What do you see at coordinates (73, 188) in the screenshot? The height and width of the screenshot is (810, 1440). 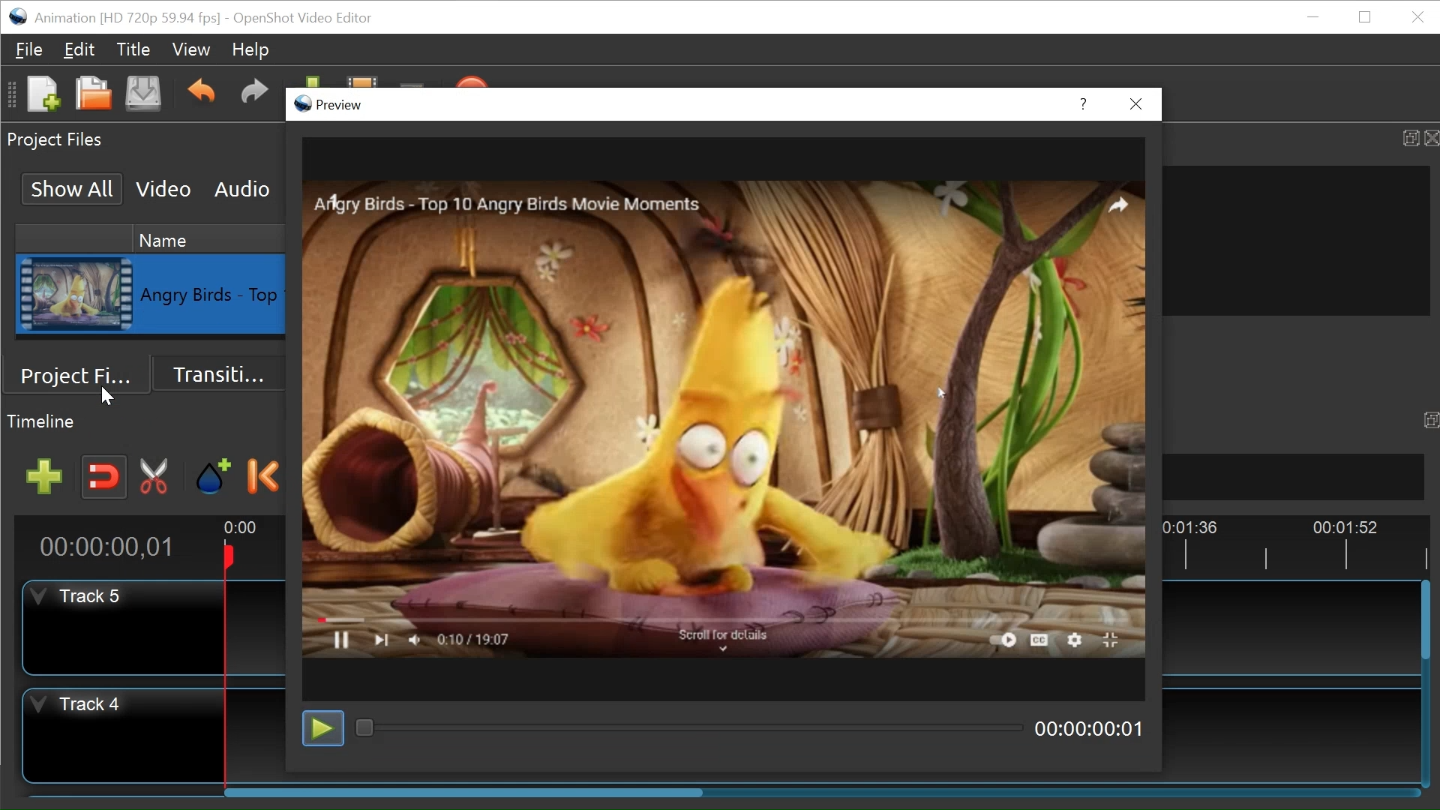 I see `Show All` at bounding box center [73, 188].